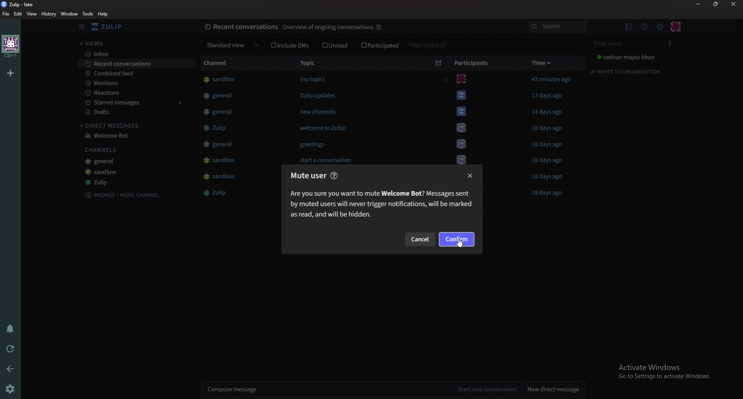  I want to click on Compose message, so click(331, 389).